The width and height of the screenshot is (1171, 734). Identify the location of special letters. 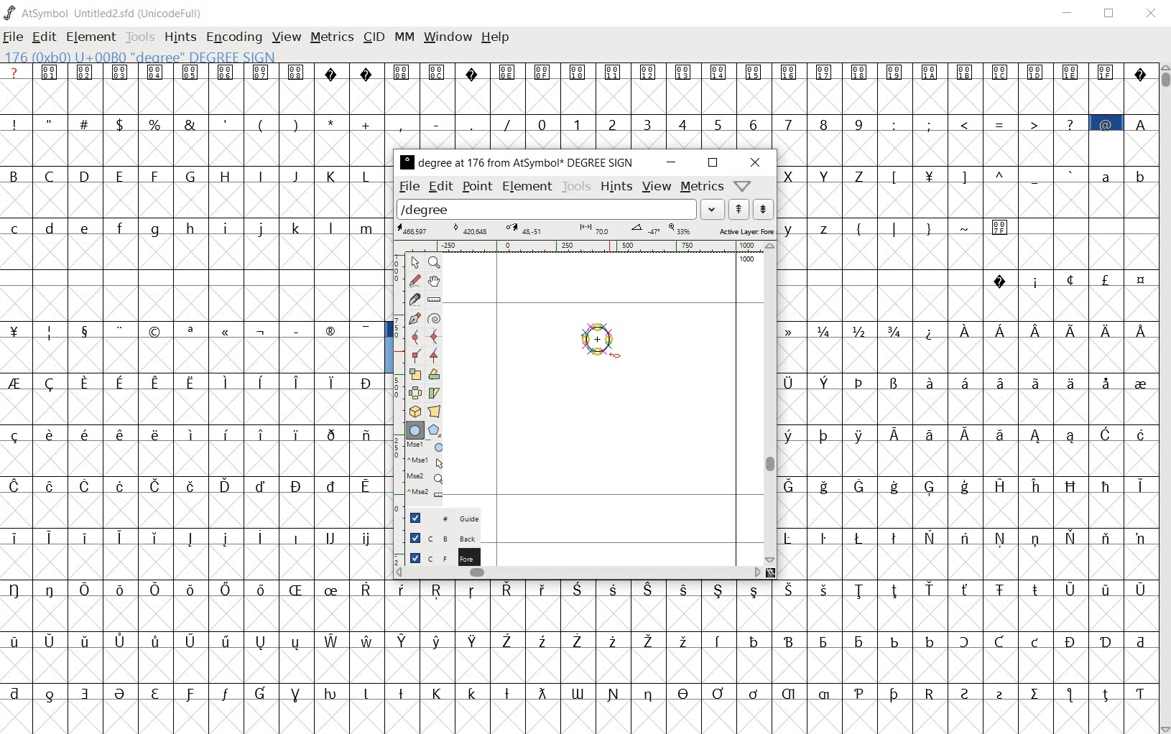
(192, 587).